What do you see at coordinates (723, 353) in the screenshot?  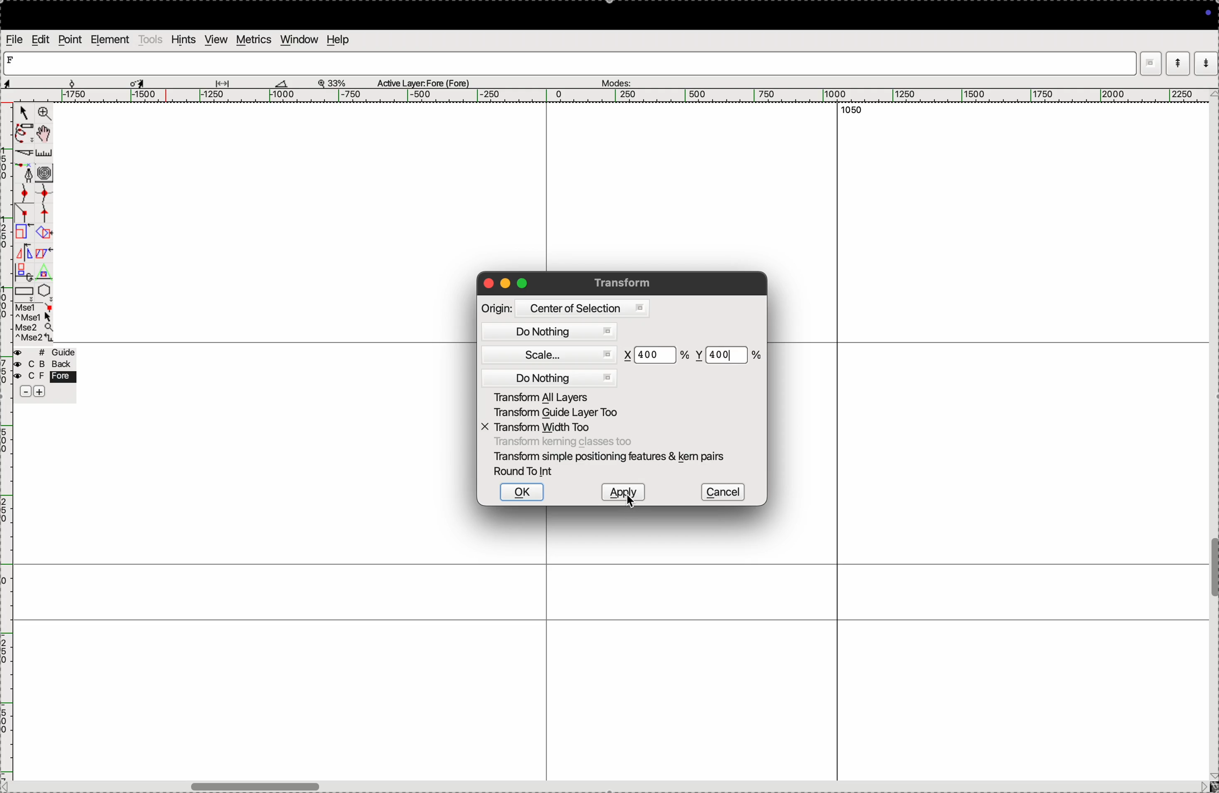 I see `400` at bounding box center [723, 353].